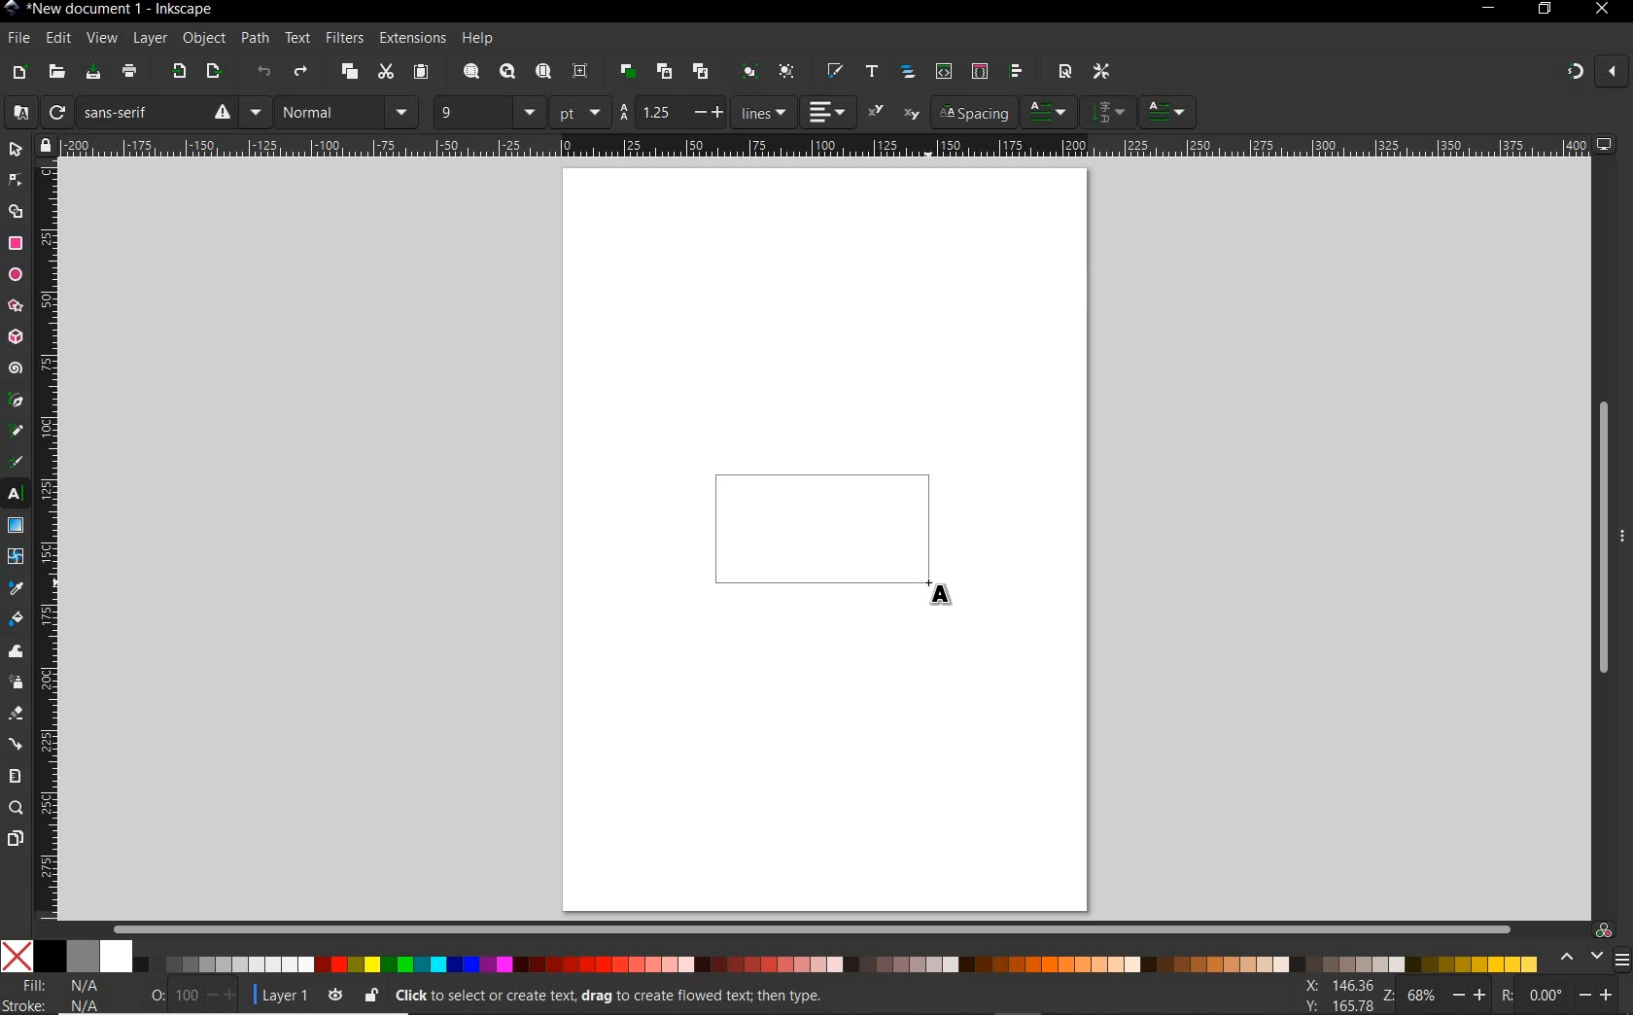 The width and height of the screenshot is (1633, 1015). Describe the element at coordinates (979, 71) in the screenshot. I see `open selectors` at that location.